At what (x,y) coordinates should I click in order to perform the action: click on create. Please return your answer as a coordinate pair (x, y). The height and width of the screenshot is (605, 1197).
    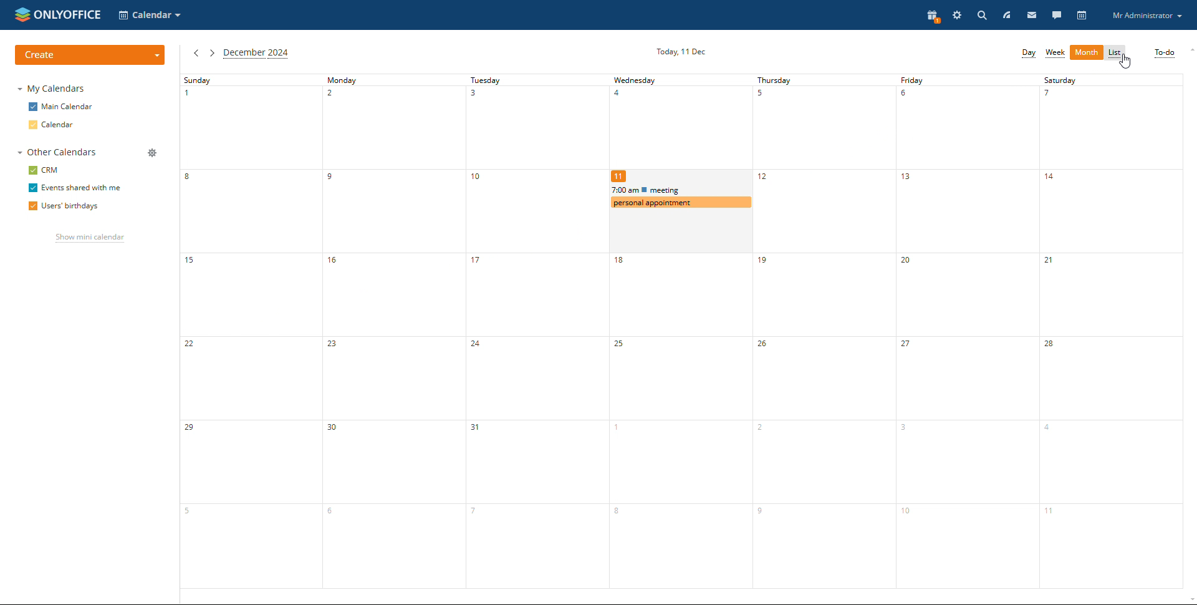
    Looking at the image, I should click on (89, 54).